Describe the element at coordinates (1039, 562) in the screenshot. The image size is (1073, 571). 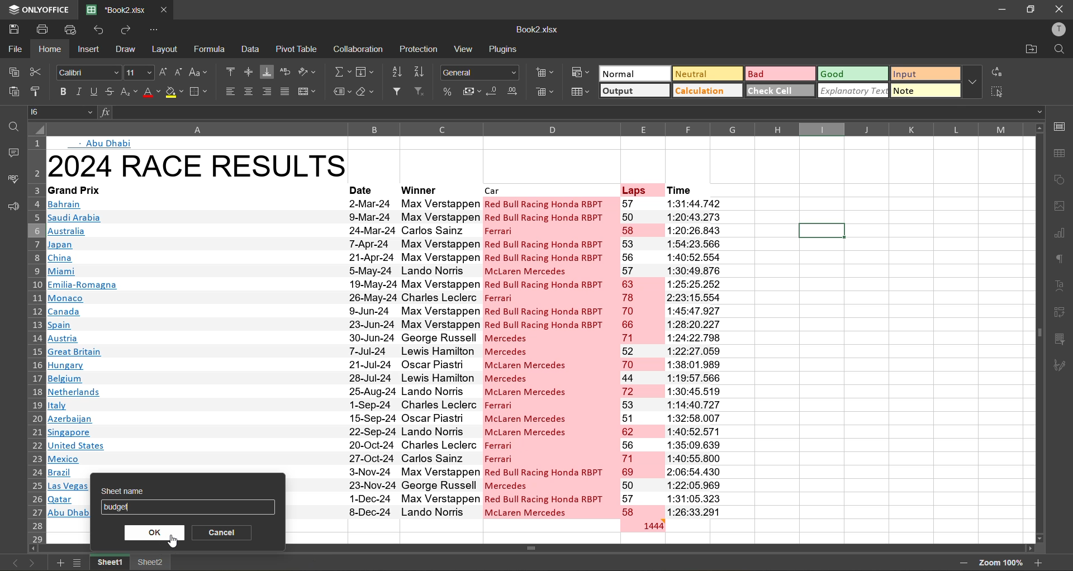
I see `zoom in ` at that location.